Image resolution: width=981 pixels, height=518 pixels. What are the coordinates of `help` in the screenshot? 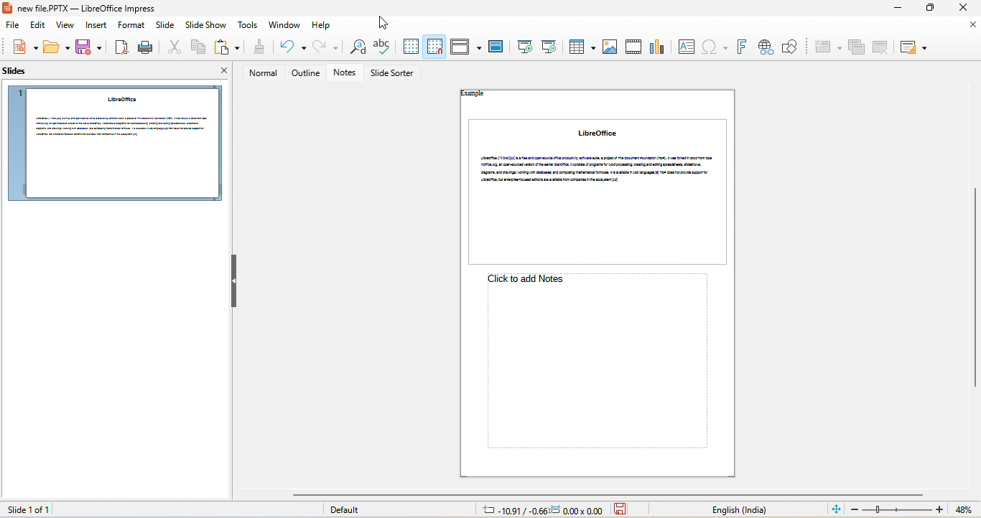 It's located at (322, 26).